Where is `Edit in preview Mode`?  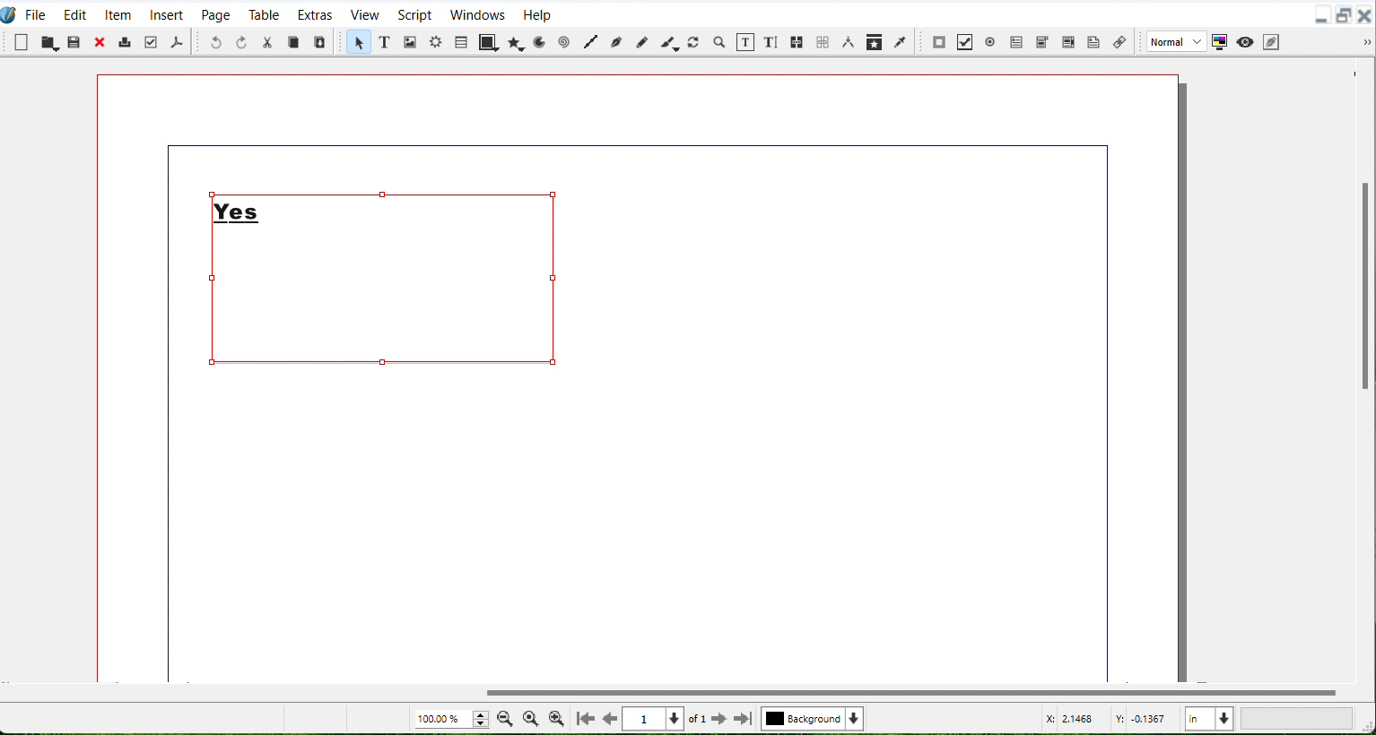 Edit in preview Mode is located at coordinates (1272, 41).